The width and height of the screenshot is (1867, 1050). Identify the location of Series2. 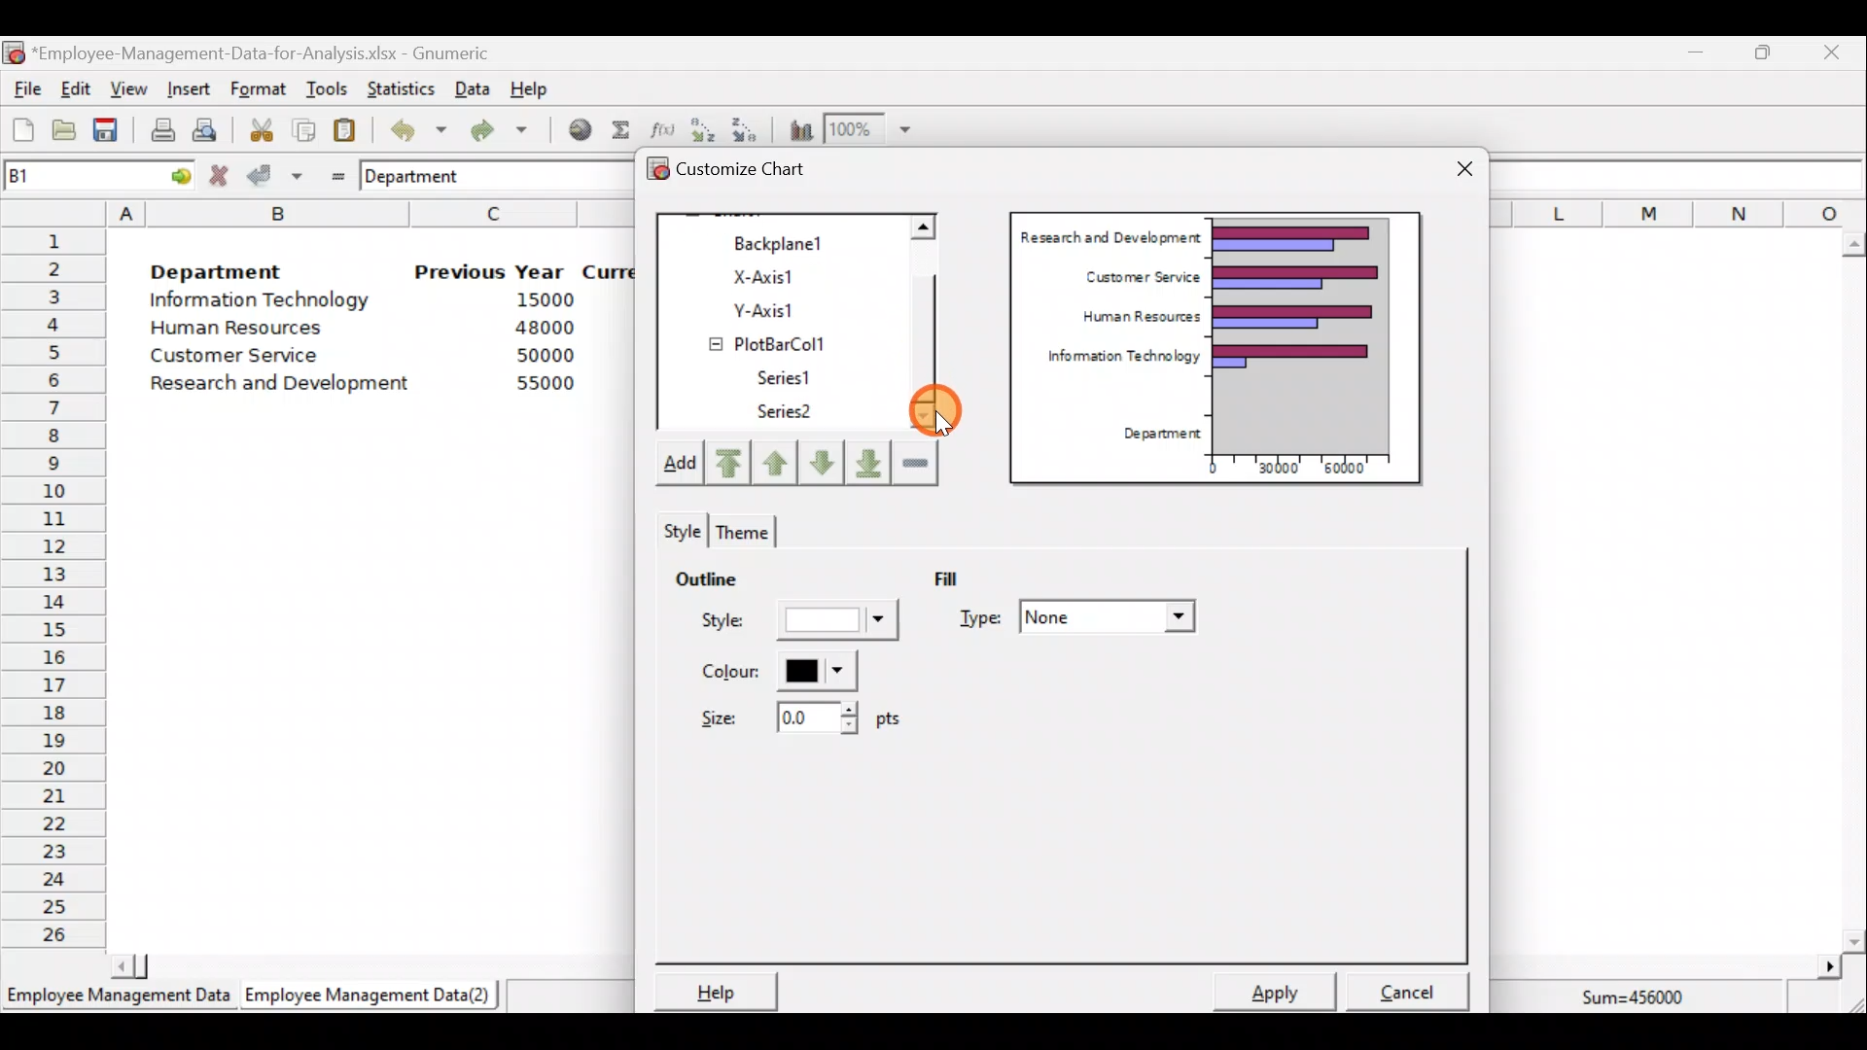
(789, 412).